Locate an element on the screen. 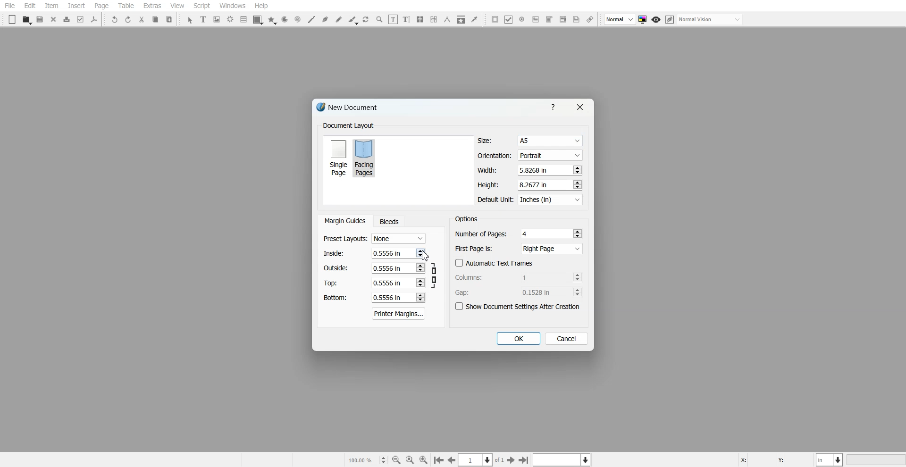 The image size is (906, 467). Text Frame is located at coordinates (204, 19).